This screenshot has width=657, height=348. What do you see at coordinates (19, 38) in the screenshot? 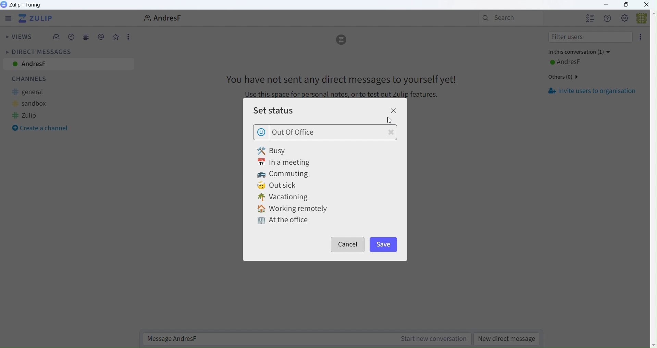
I see `Views` at bounding box center [19, 38].